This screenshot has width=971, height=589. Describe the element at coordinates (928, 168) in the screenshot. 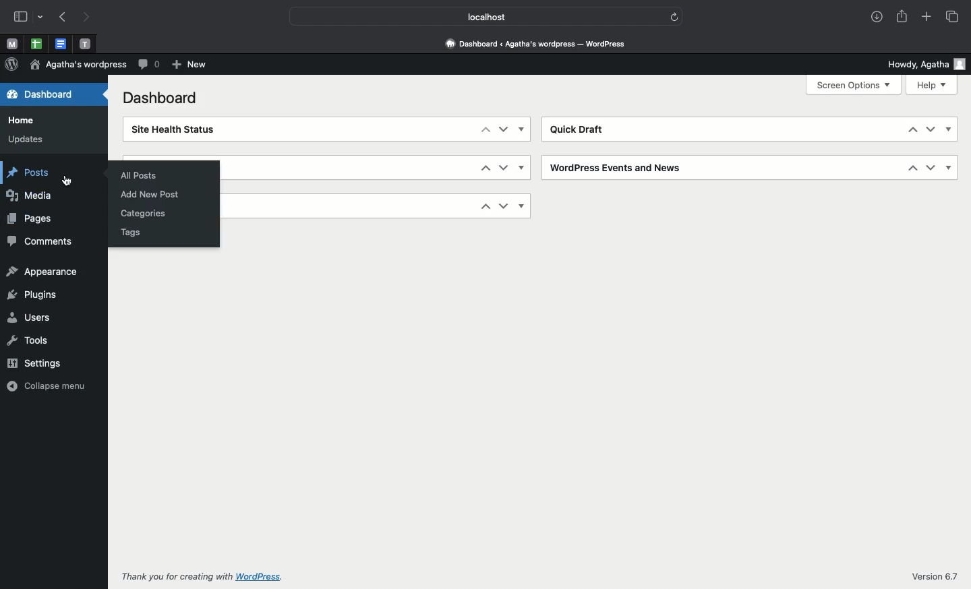

I see `Down` at that location.